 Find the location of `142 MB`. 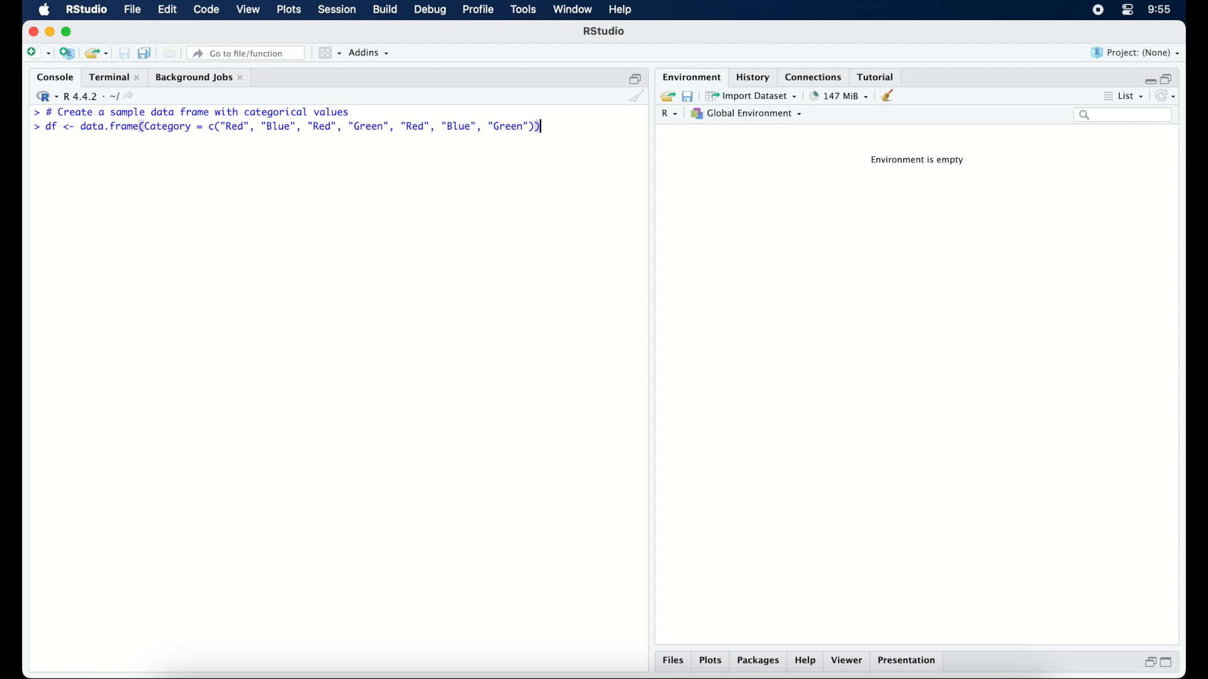

142 MB is located at coordinates (839, 95).